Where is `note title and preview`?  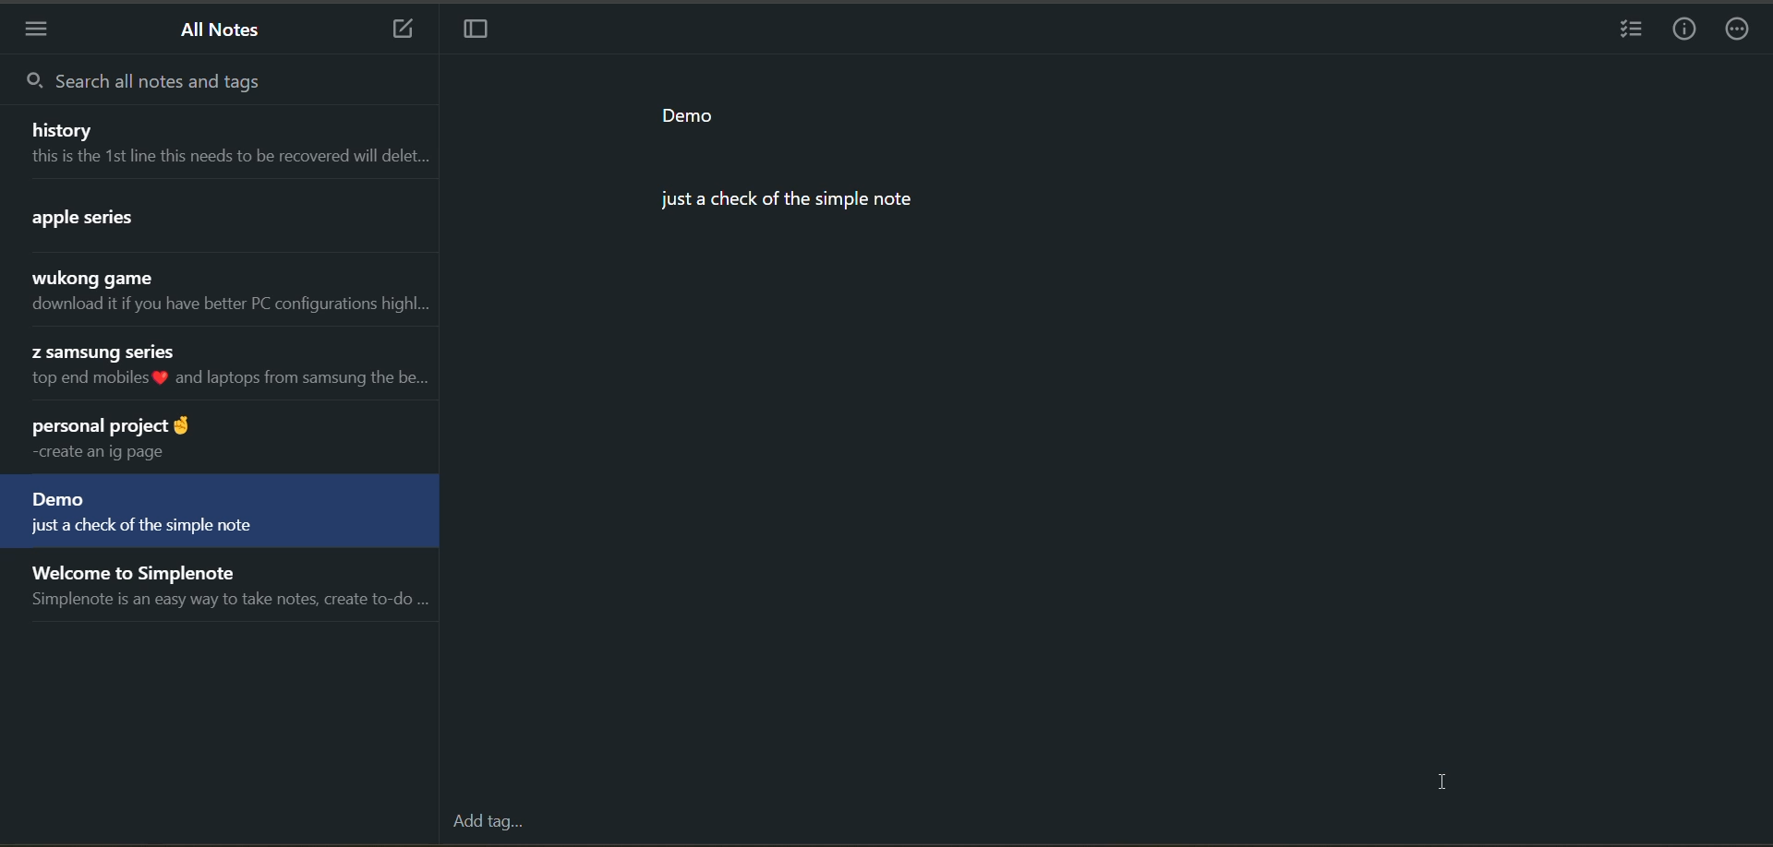 note title and preview is located at coordinates (225, 293).